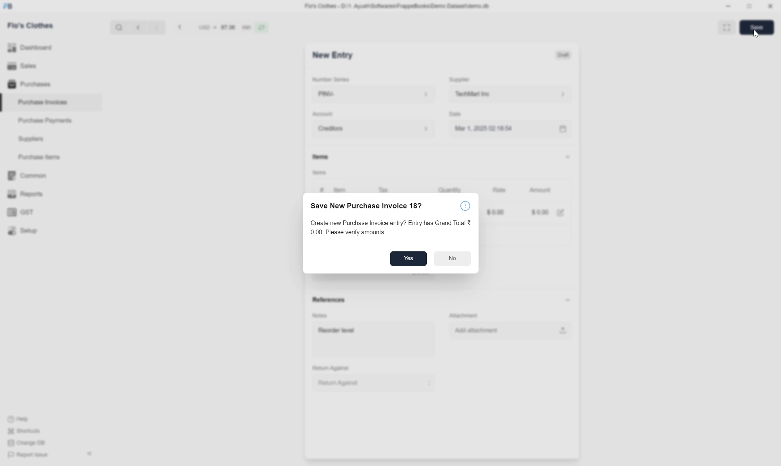 Image resolution: width=781 pixels, height=466 pixels. Describe the element at coordinates (453, 259) in the screenshot. I see `No` at that location.